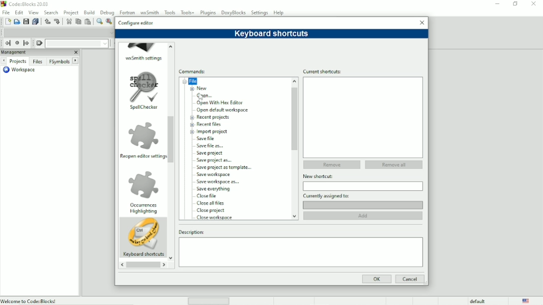  What do you see at coordinates (362, 205) in the screenshot?
I see `` at bounding box center [362, 205].